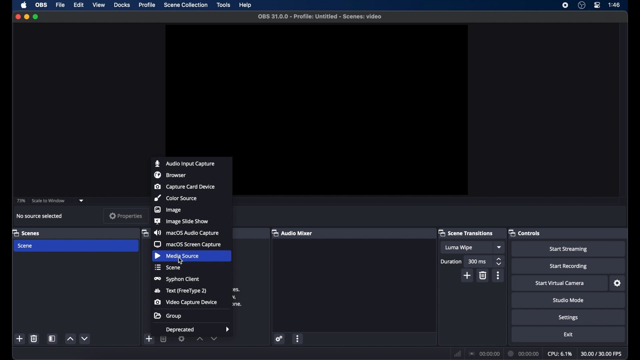 This screenshot has width=640, height=360. What do you see at coordinates (25, 5) in the screenshot?
I see `apple icon` at bounding box center [25, 5].